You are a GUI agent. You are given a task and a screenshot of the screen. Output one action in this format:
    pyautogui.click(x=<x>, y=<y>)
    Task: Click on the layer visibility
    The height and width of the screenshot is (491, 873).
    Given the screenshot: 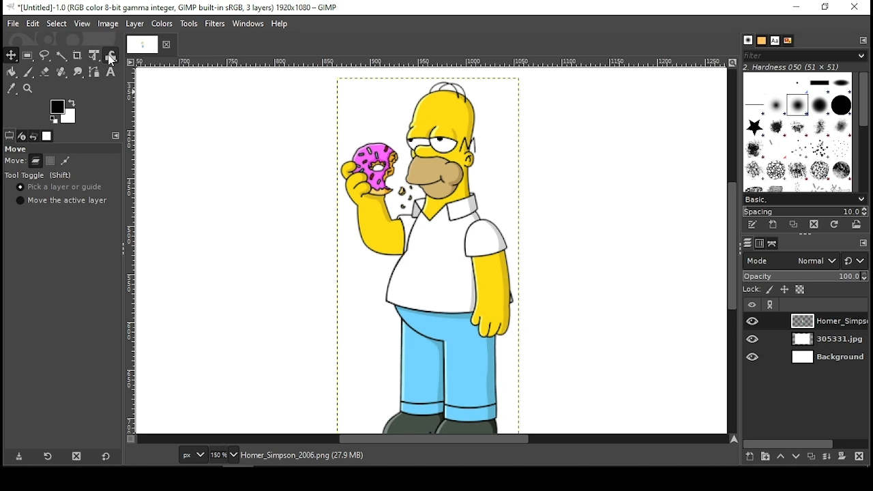 What is the action you would take?
    pyautogui.click(x=751, y=304)
    